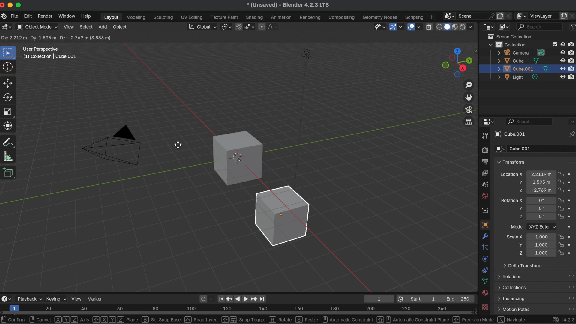 This screenshot has width=576, height=324. I want to click on Precision Mode, so click(473, 320).